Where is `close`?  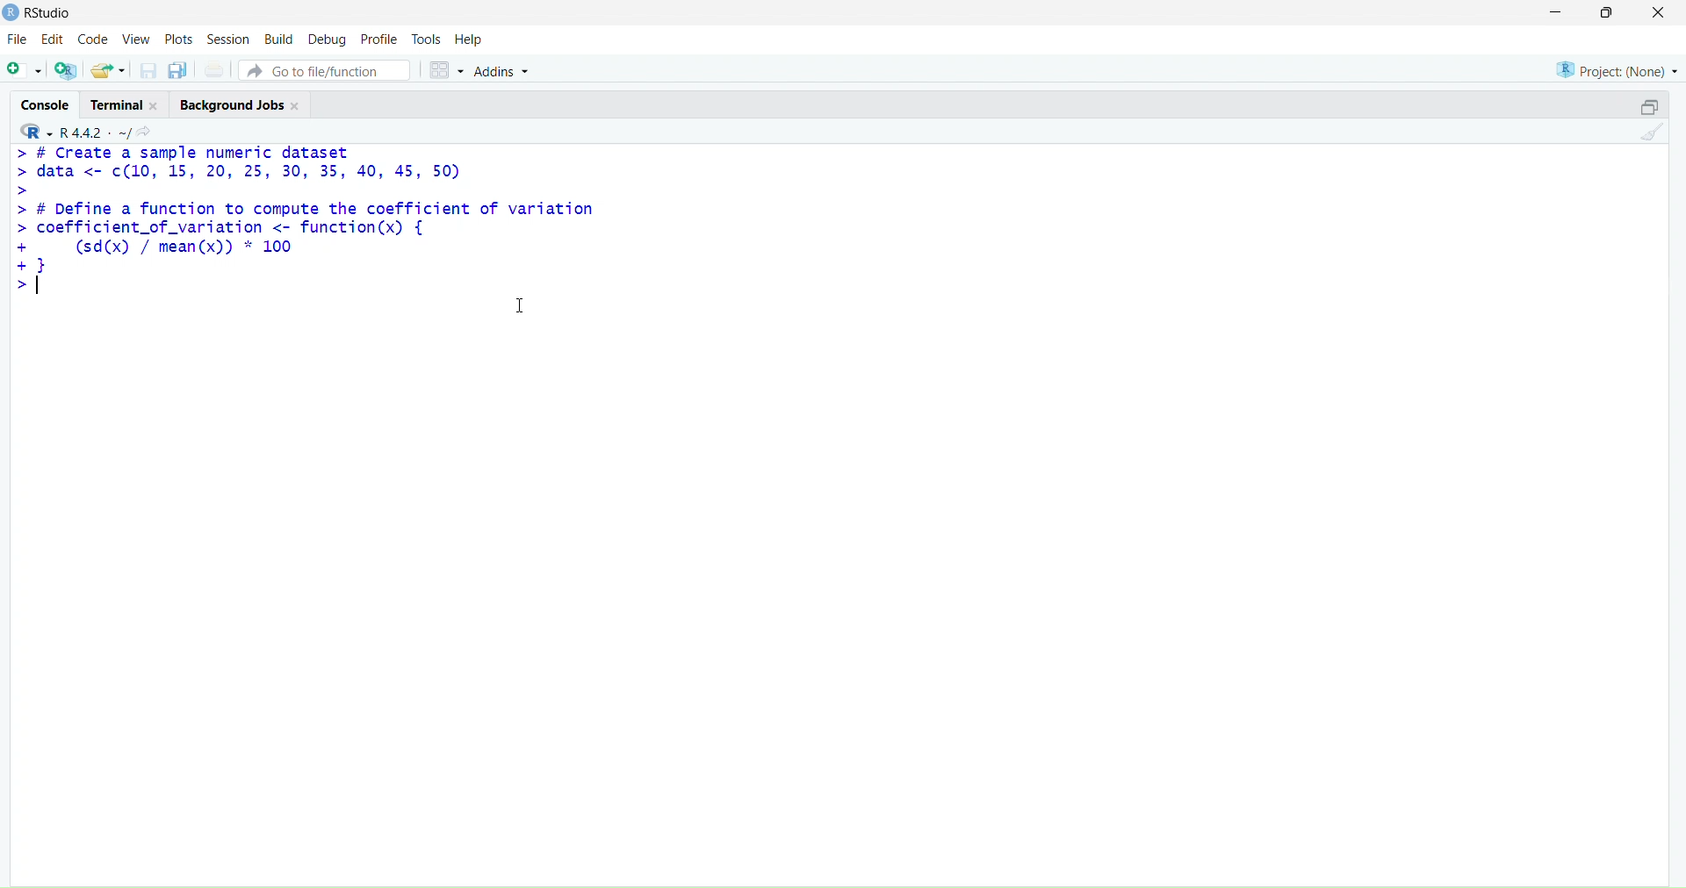
close is located at coordinates (1658, 12).